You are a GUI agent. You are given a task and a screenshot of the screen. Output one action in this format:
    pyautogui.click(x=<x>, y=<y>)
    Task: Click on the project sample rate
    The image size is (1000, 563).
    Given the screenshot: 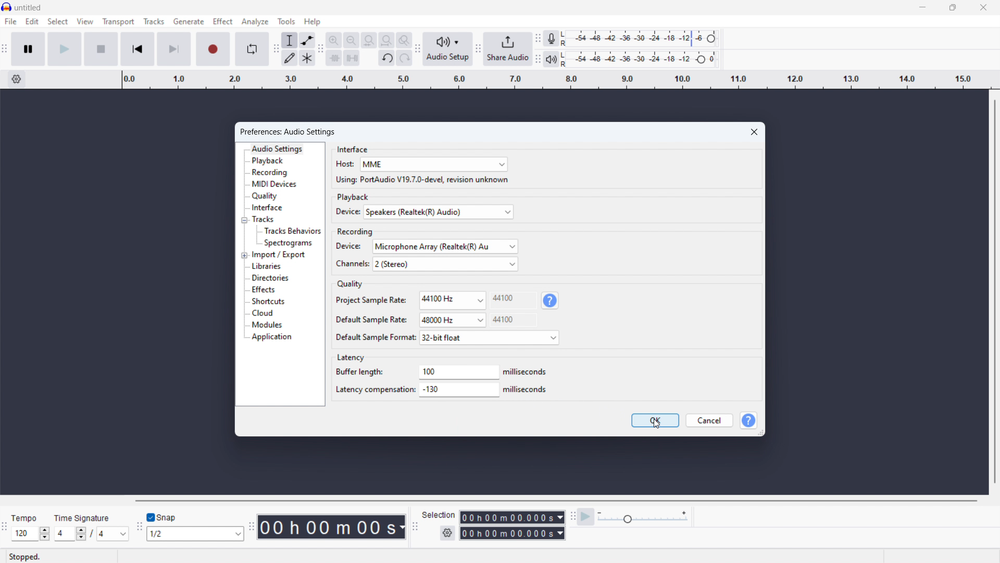 What is the action you would take?
    pyautogui.click(x=452, y=300)
    